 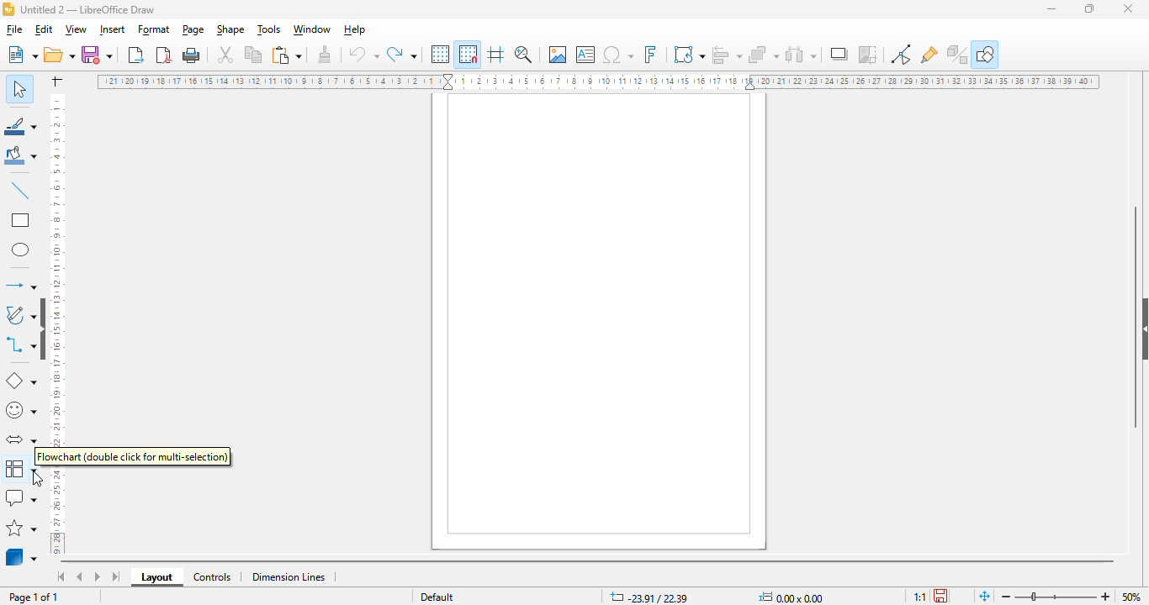 What do you see at coordinates (194, 30) in the screenshot?
I see `page` at bounding box center [194, 30].